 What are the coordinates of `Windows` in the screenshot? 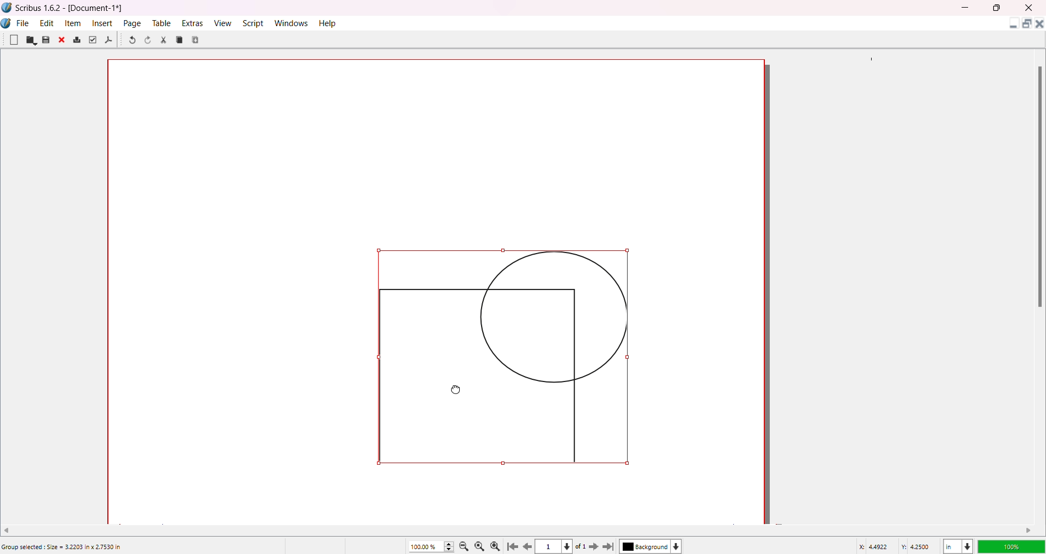 It's located at (293, 23).